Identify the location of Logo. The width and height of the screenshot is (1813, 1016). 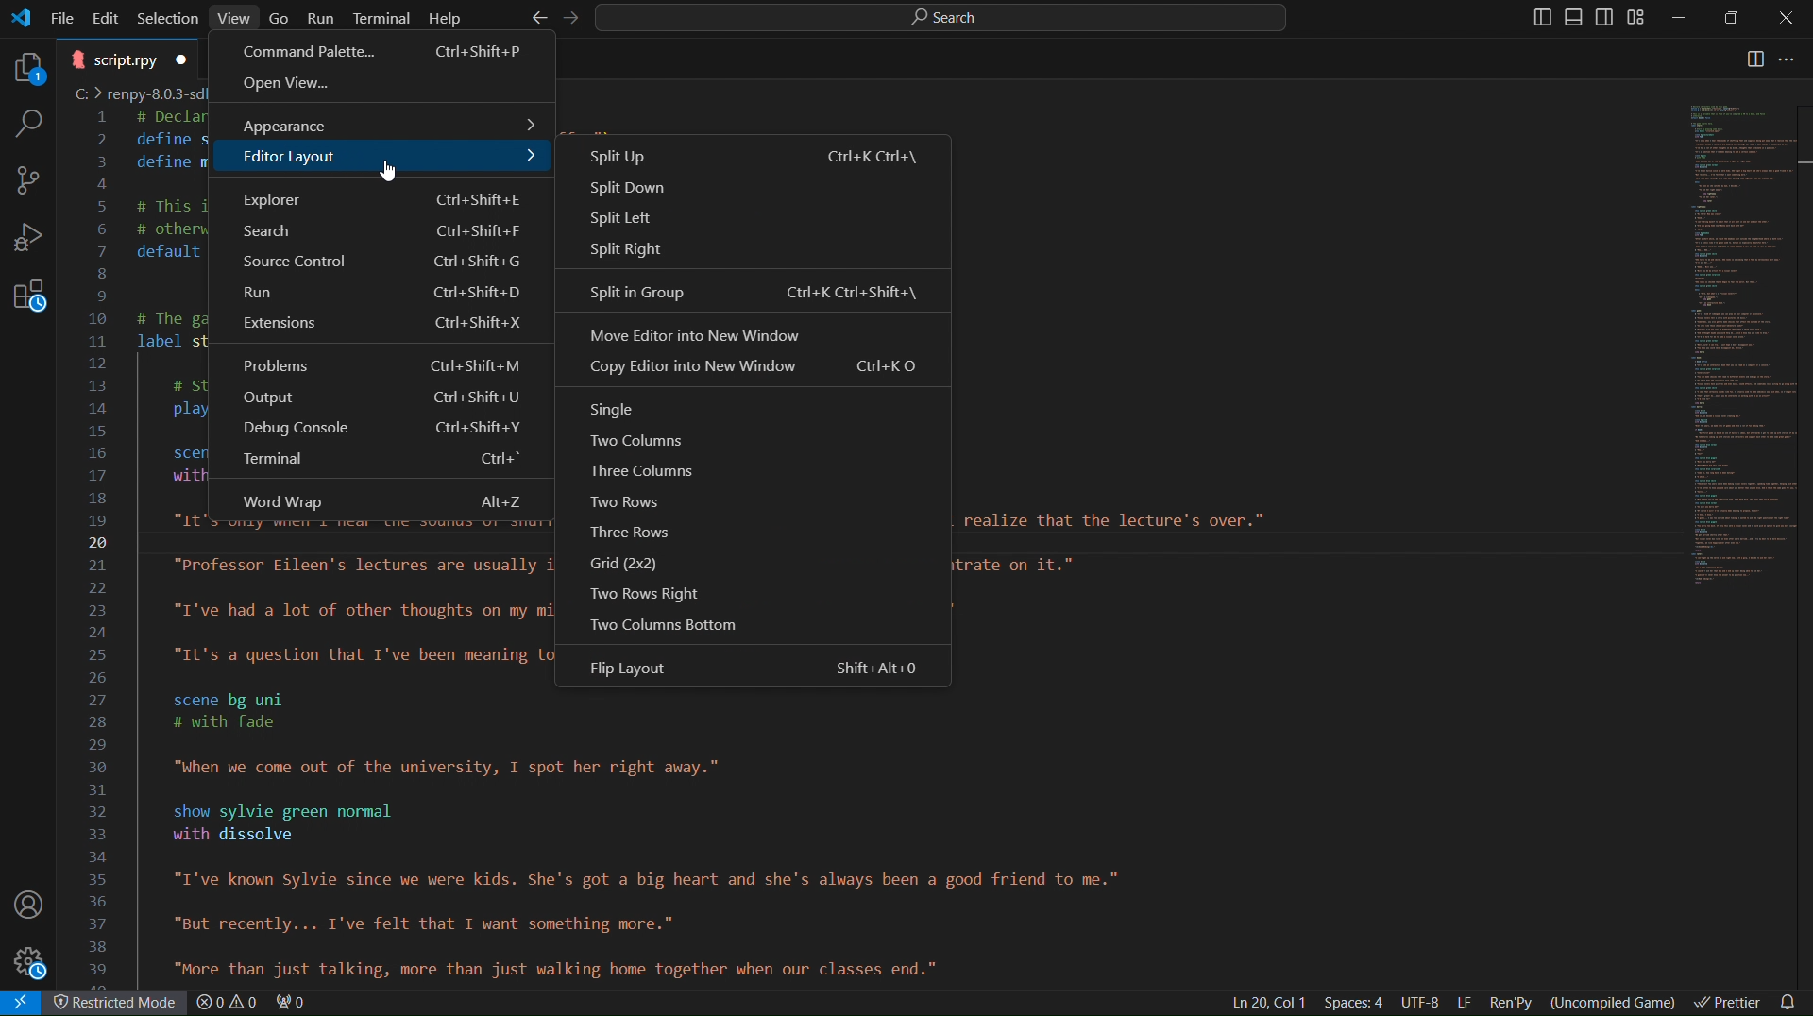
(21, 18).